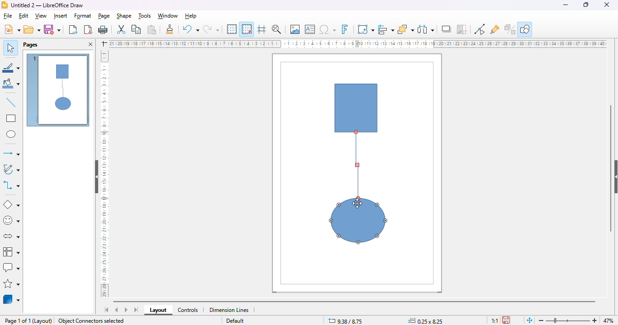  I want to click on display grid, so click(232, 29).